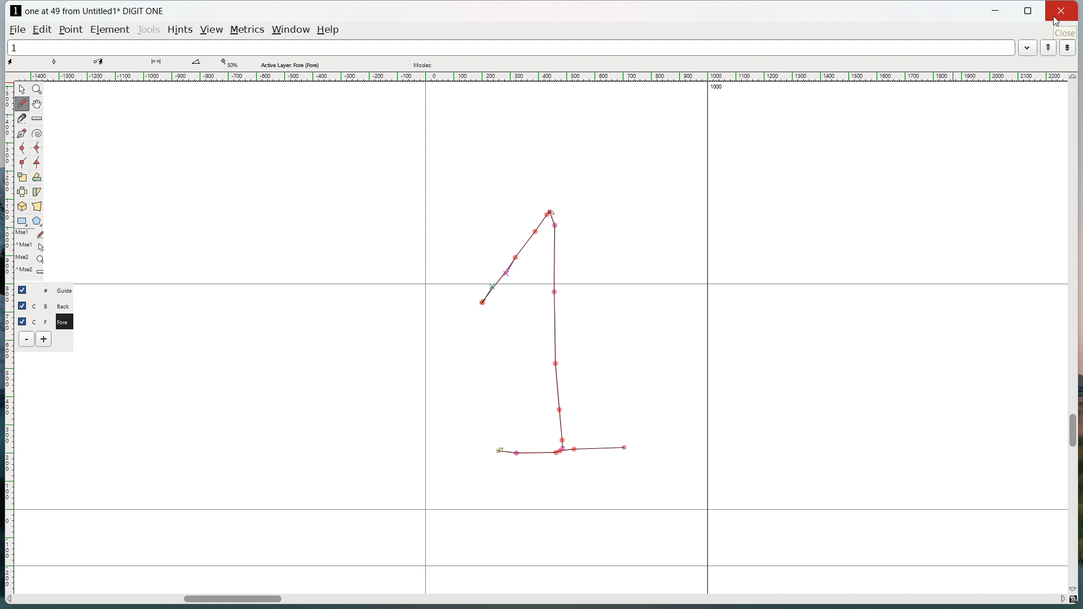  Describe the element at coordinates (23, 103) in the screenshot. I see `draw freehand curve ` at that location.